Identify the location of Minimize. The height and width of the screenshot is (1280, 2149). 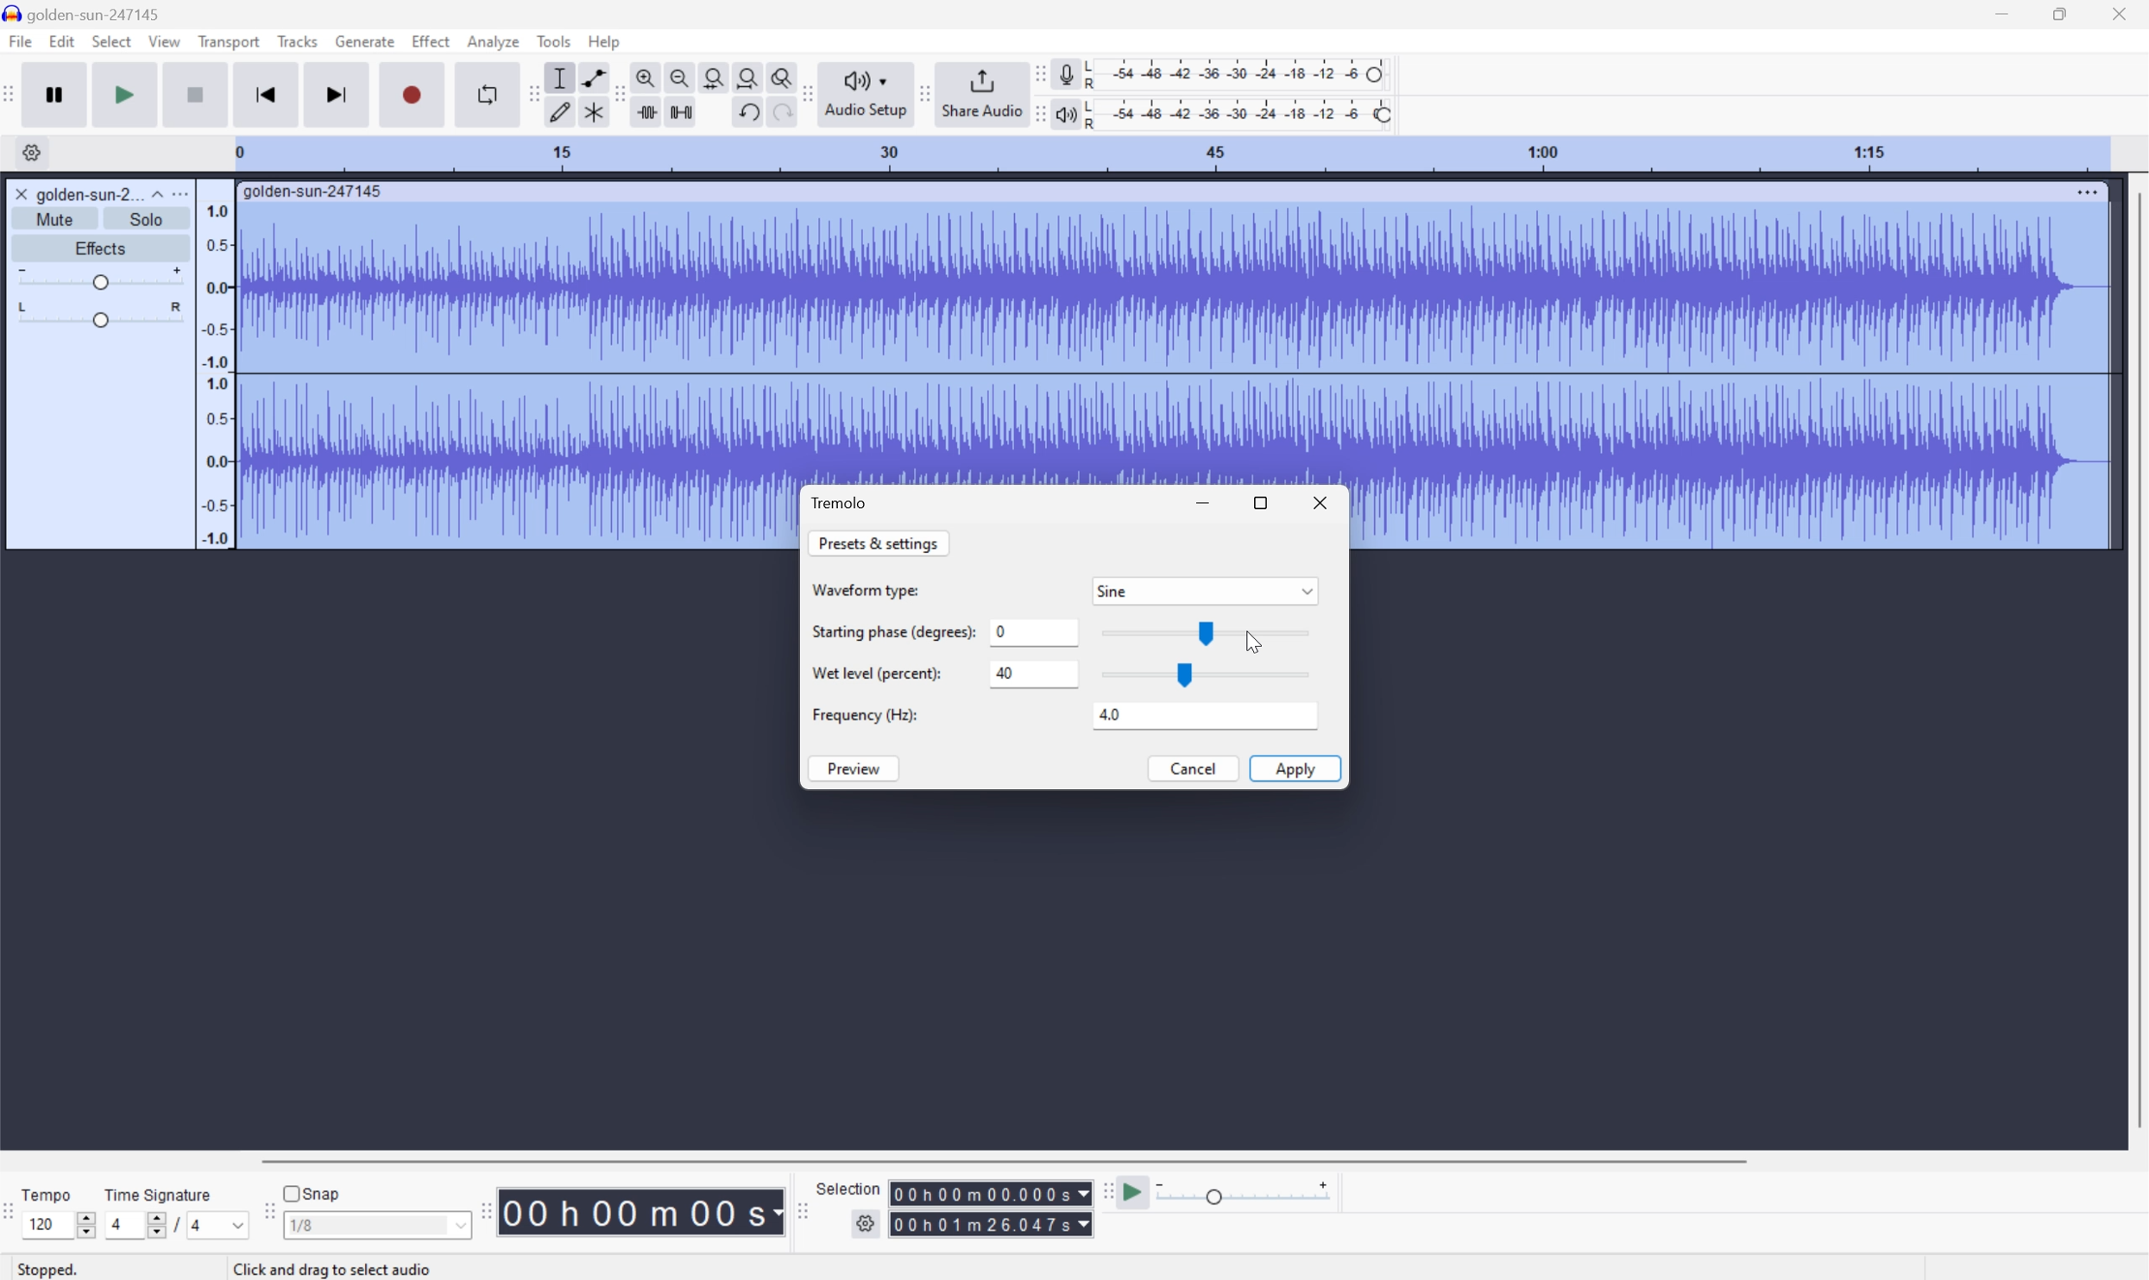
(1205, 503).